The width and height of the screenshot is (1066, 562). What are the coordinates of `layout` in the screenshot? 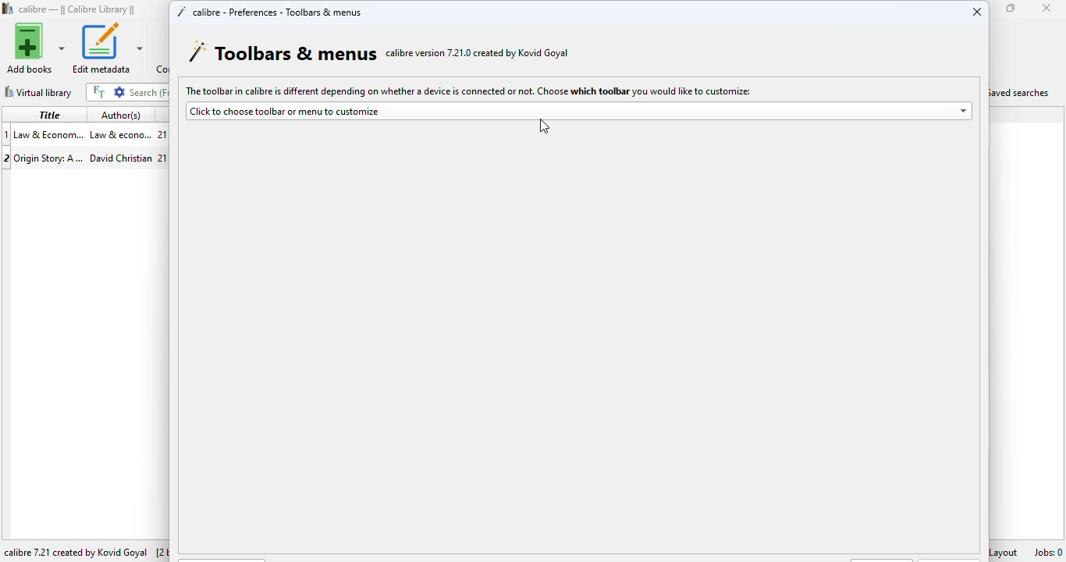 It's located at (1006, 551).